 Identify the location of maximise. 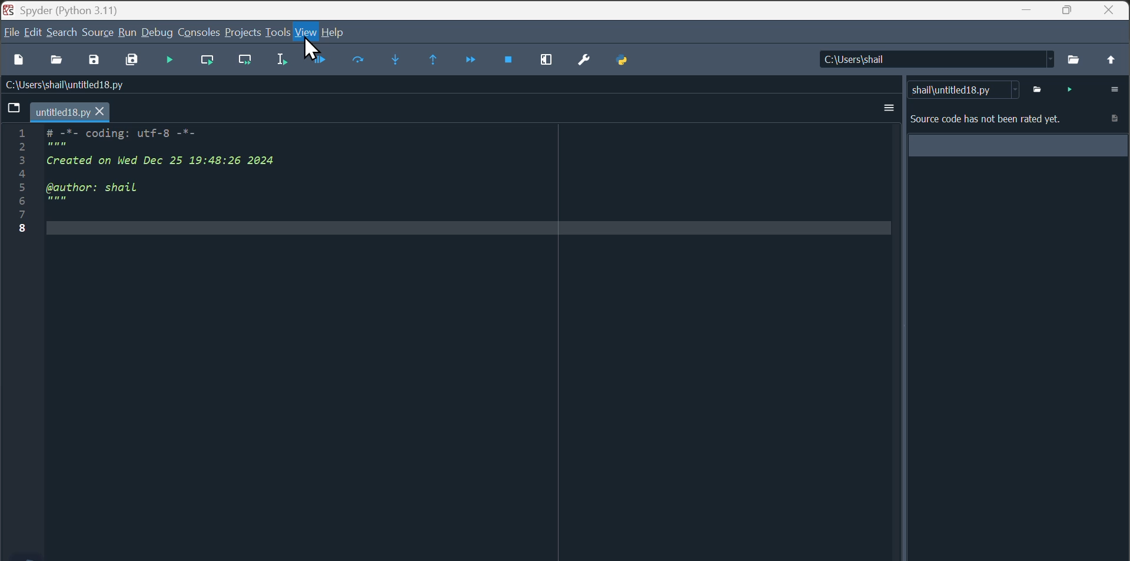
(1069, 10).